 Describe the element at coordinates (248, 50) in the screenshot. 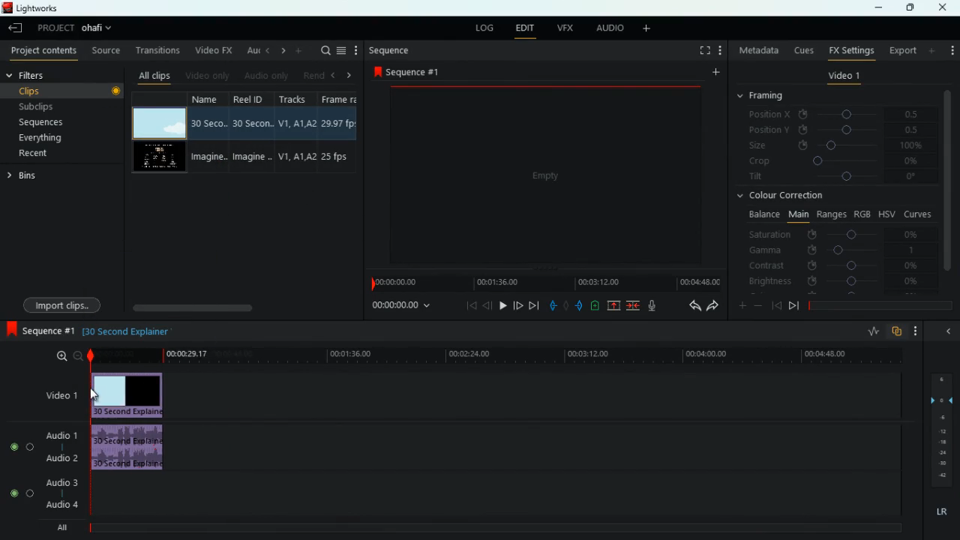

I see `au` at that location.